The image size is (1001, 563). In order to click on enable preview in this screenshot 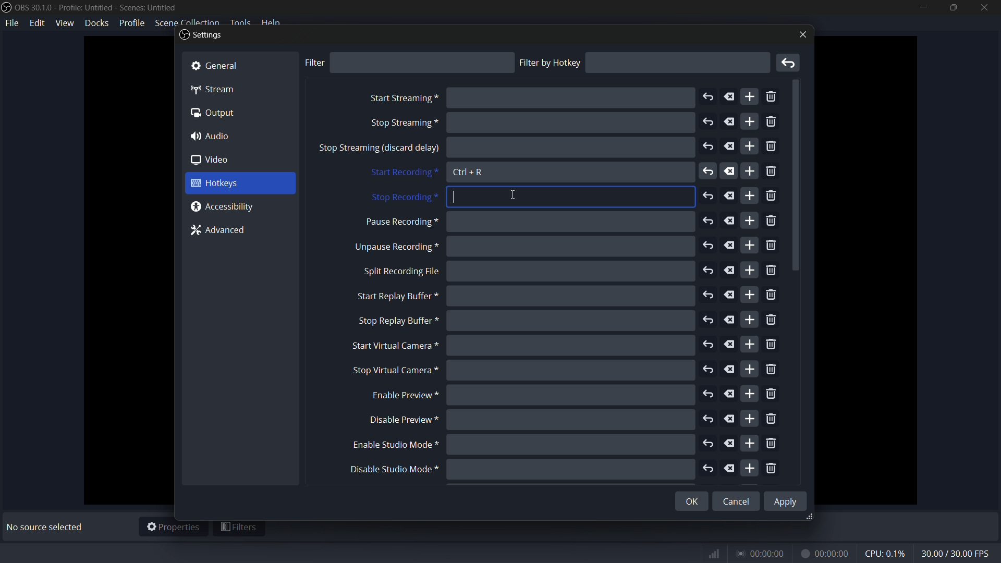, I will do `click(401, 396)`.